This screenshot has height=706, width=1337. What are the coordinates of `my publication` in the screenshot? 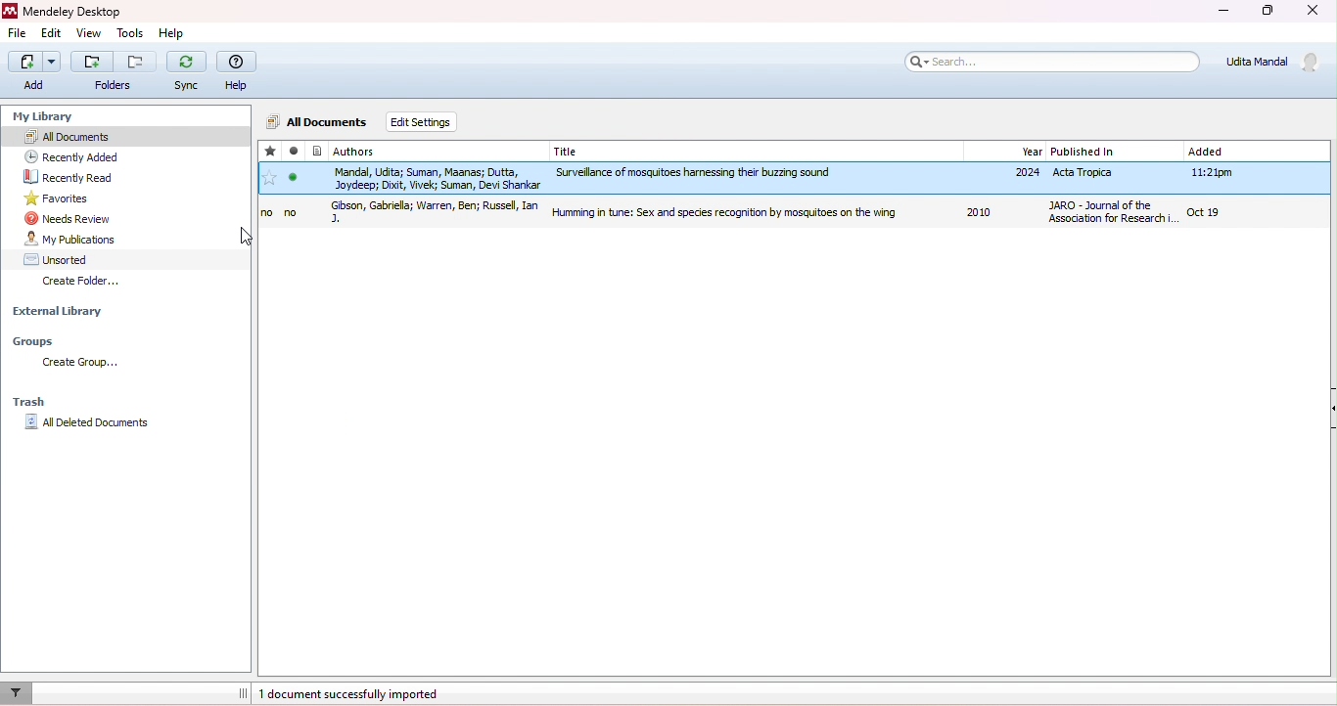 It's located at (69, 239).